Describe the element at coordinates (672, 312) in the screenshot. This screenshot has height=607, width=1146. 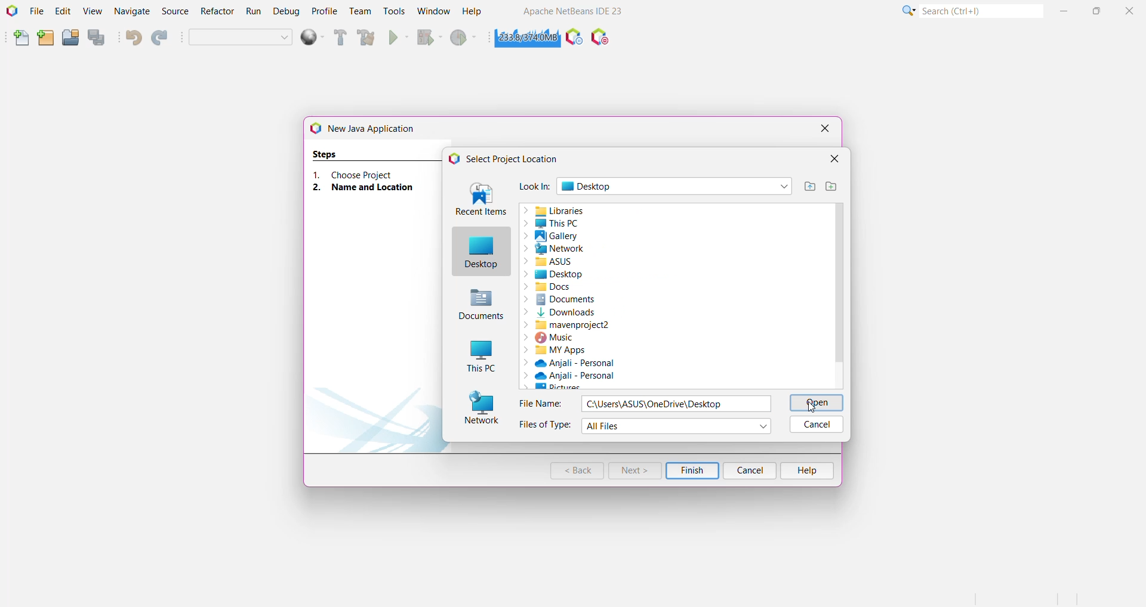
I see `Downloads` at that location.